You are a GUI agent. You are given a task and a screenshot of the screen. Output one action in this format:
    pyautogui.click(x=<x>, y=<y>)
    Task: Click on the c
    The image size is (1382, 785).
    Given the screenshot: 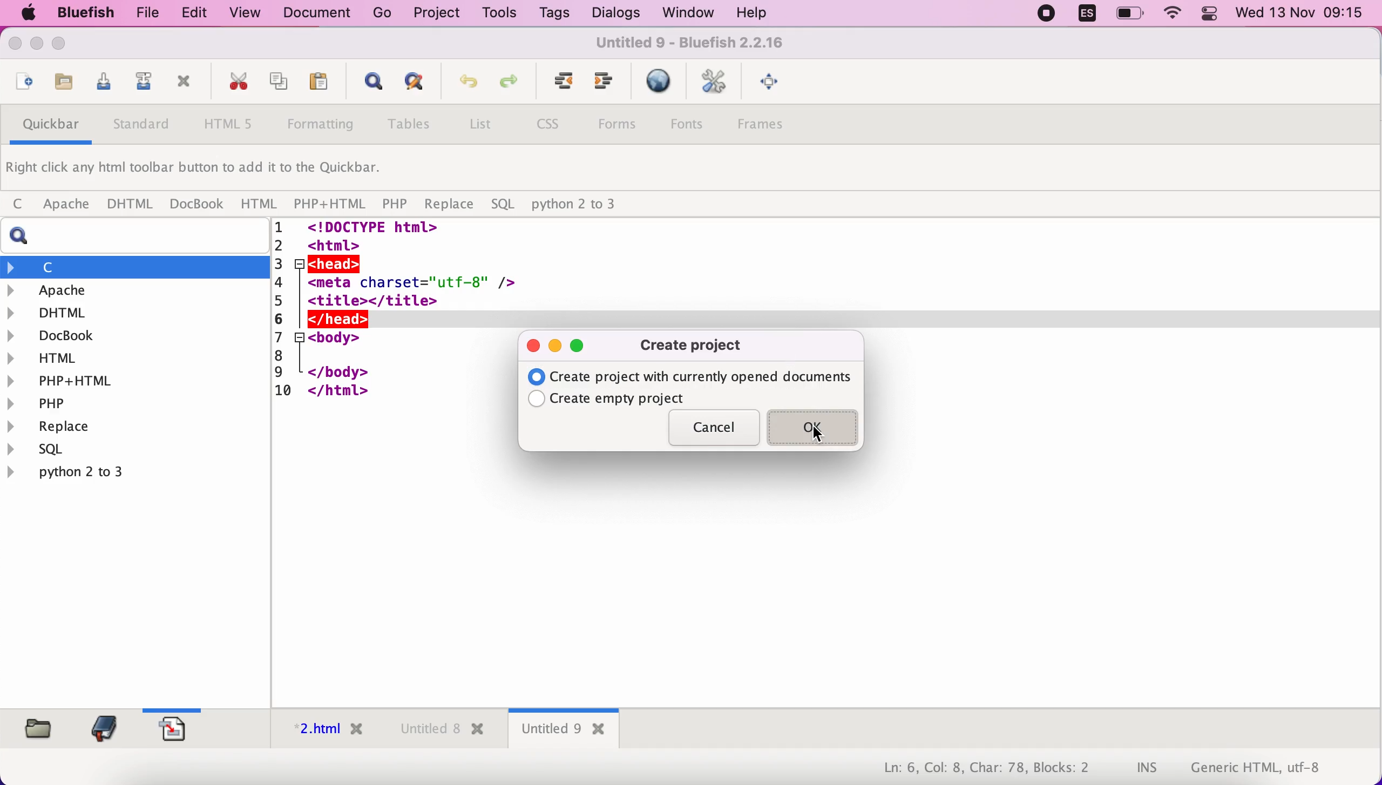 What is the action you would take?
    pyautogui.click(x=17, y=205)
    